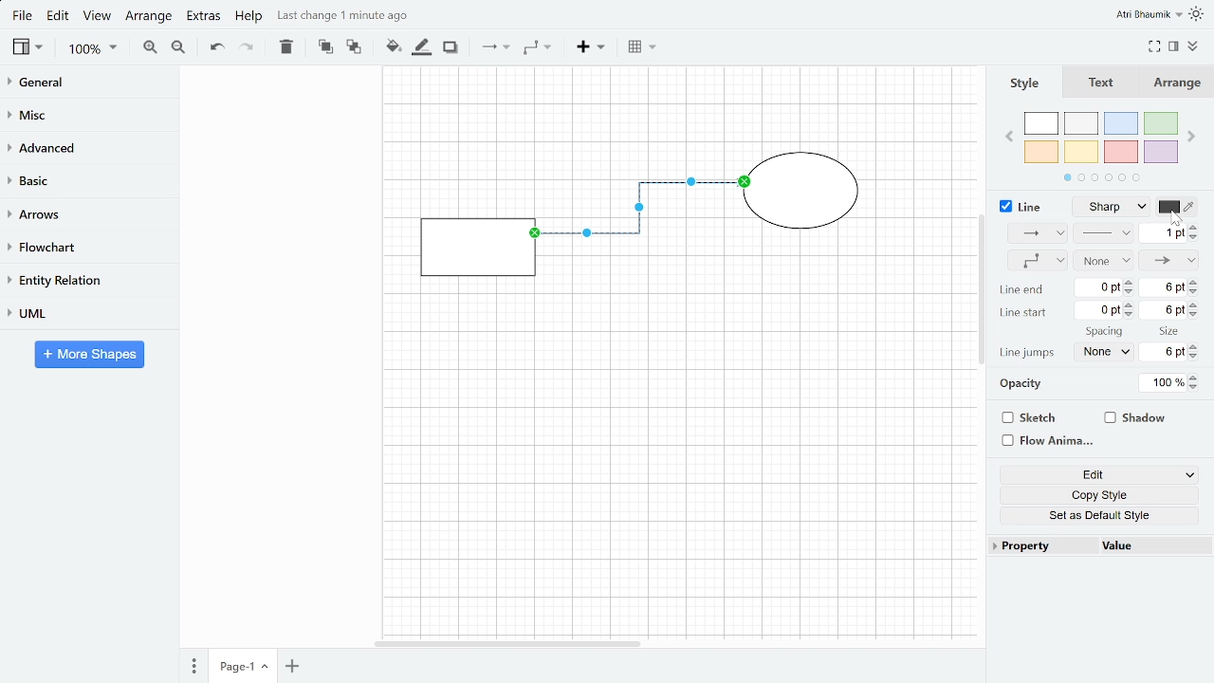 The width and height of the screenshot is (1214, 683). Describe the element at coordinates (1192, 138) in the screenshot. I see `Next` at that location.